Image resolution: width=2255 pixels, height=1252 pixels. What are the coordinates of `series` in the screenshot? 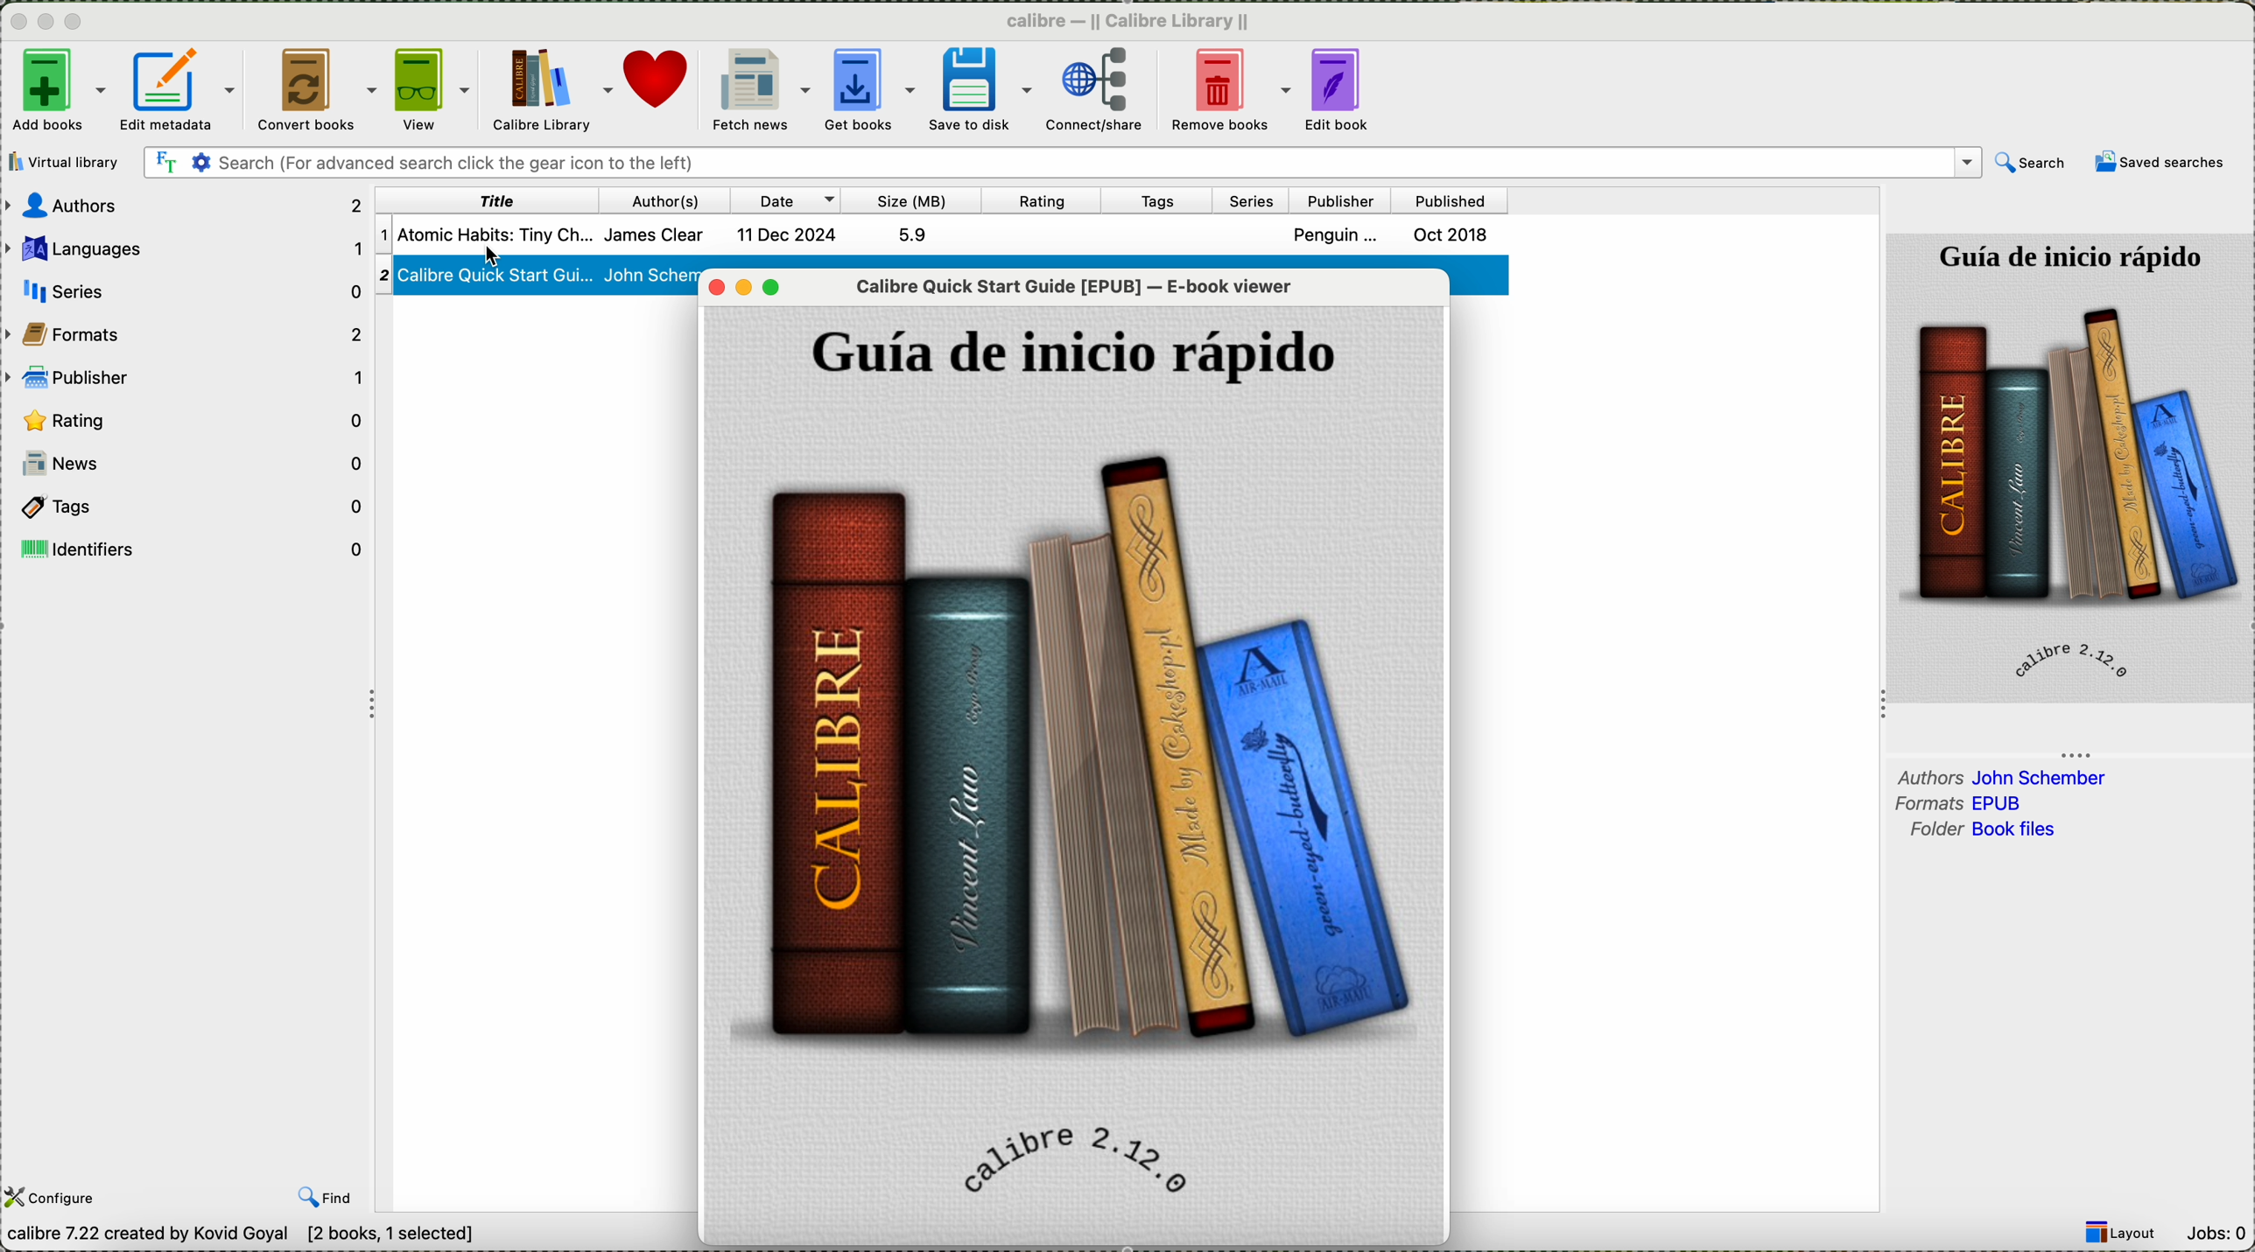 It's located at (1252, 202).